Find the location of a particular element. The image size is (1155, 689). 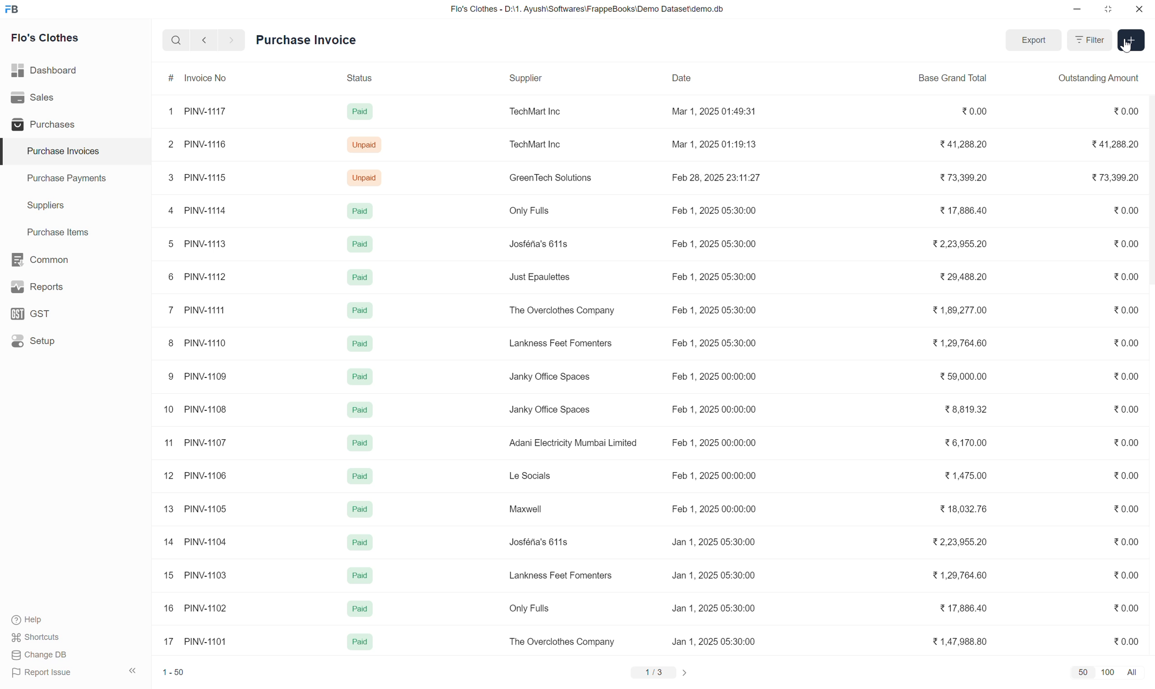

Paid is located at coordinates (359, 112).